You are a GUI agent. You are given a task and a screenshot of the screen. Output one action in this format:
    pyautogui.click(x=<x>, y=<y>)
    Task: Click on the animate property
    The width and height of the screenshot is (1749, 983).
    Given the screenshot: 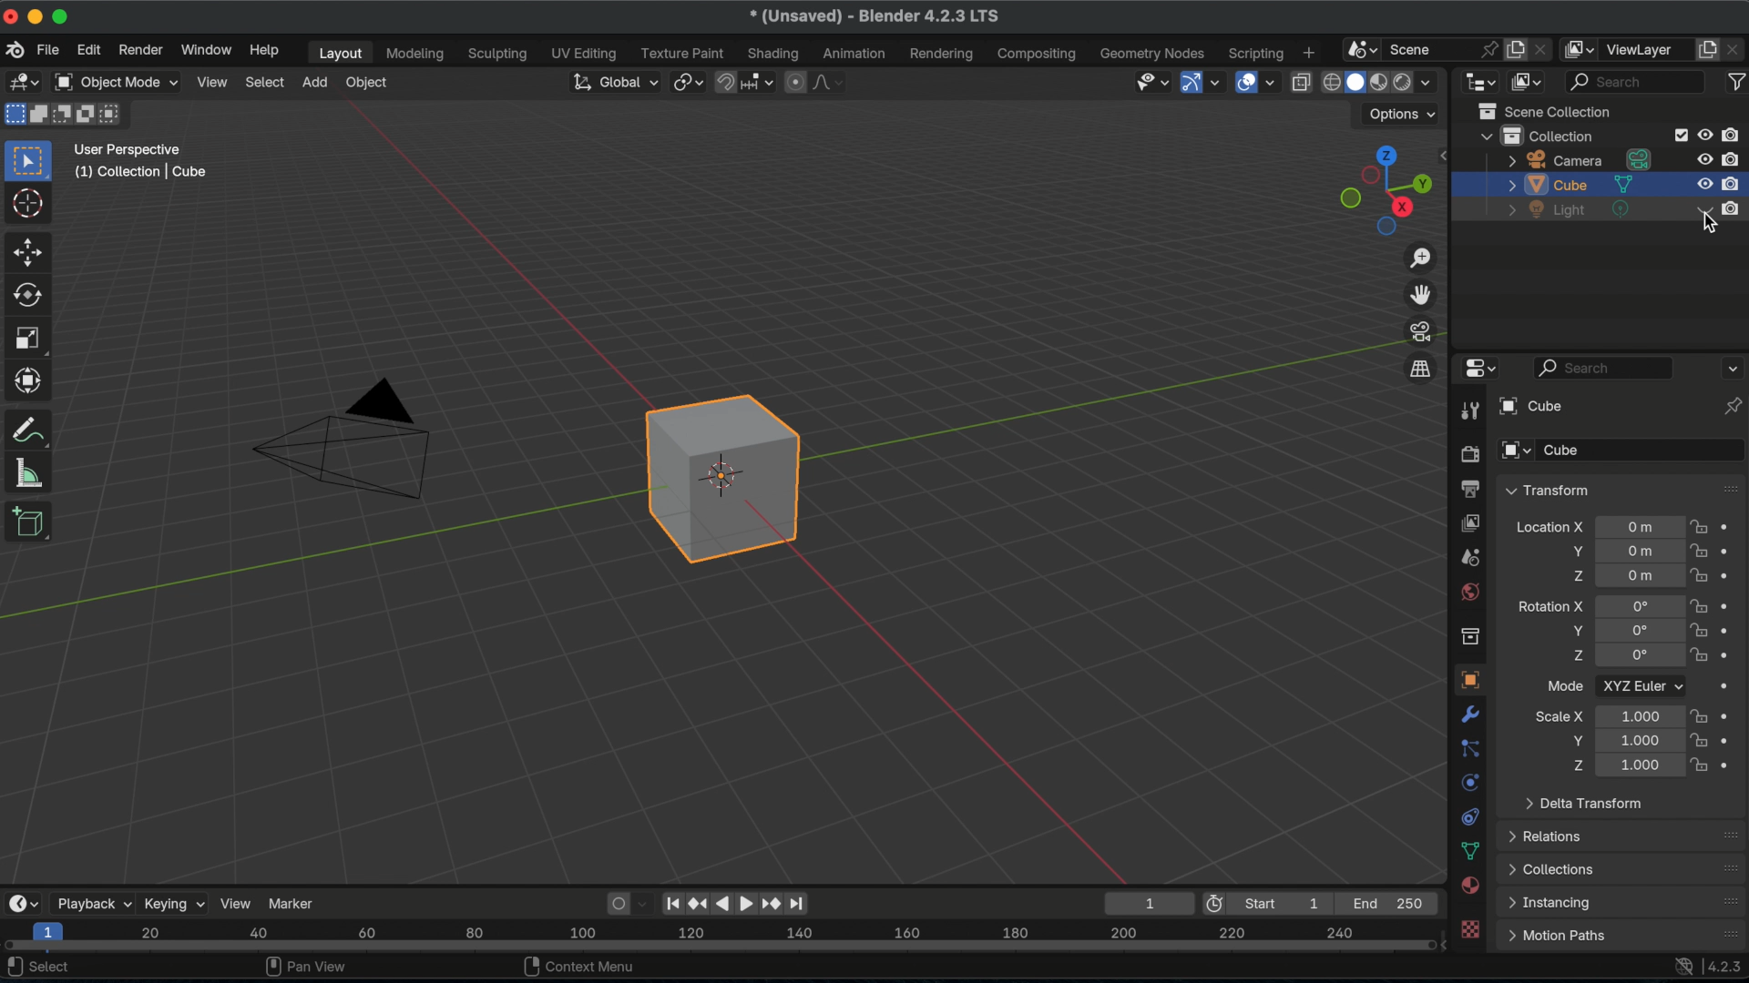 What is the action you would take?
    pyautogui.click(x=1733, y=602)
    